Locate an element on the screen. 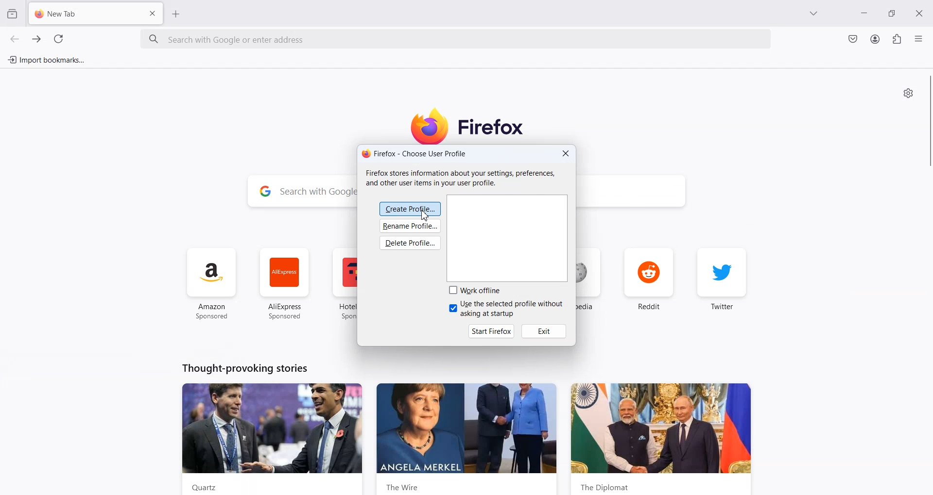  Delete Profile is located at coordinates (411, 244).